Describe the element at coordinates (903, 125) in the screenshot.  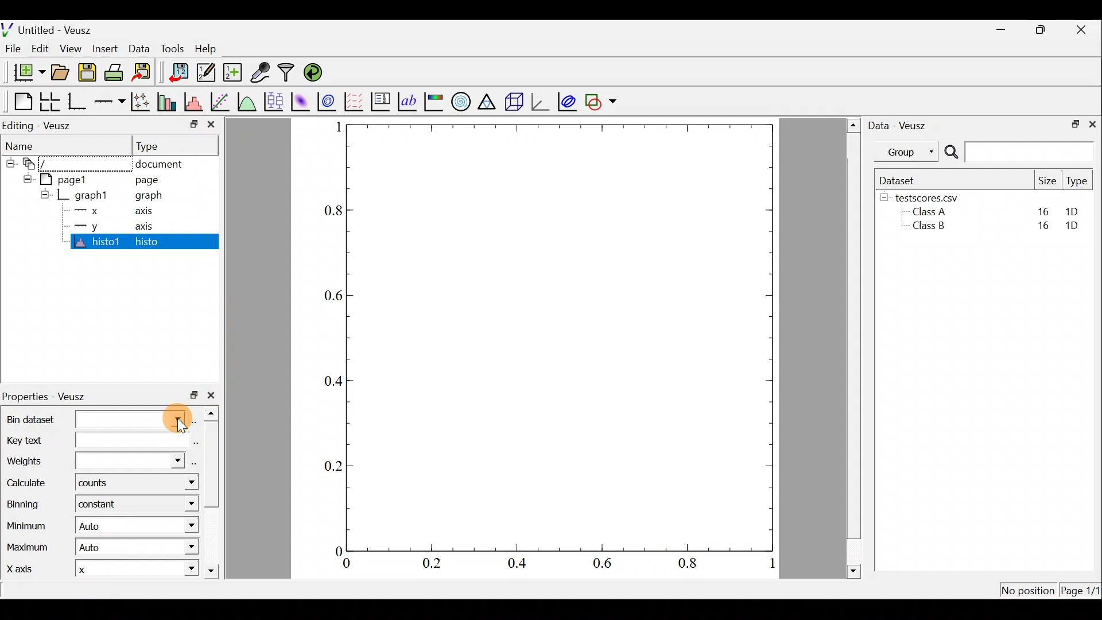
I see `Data - Veusz` at that location.